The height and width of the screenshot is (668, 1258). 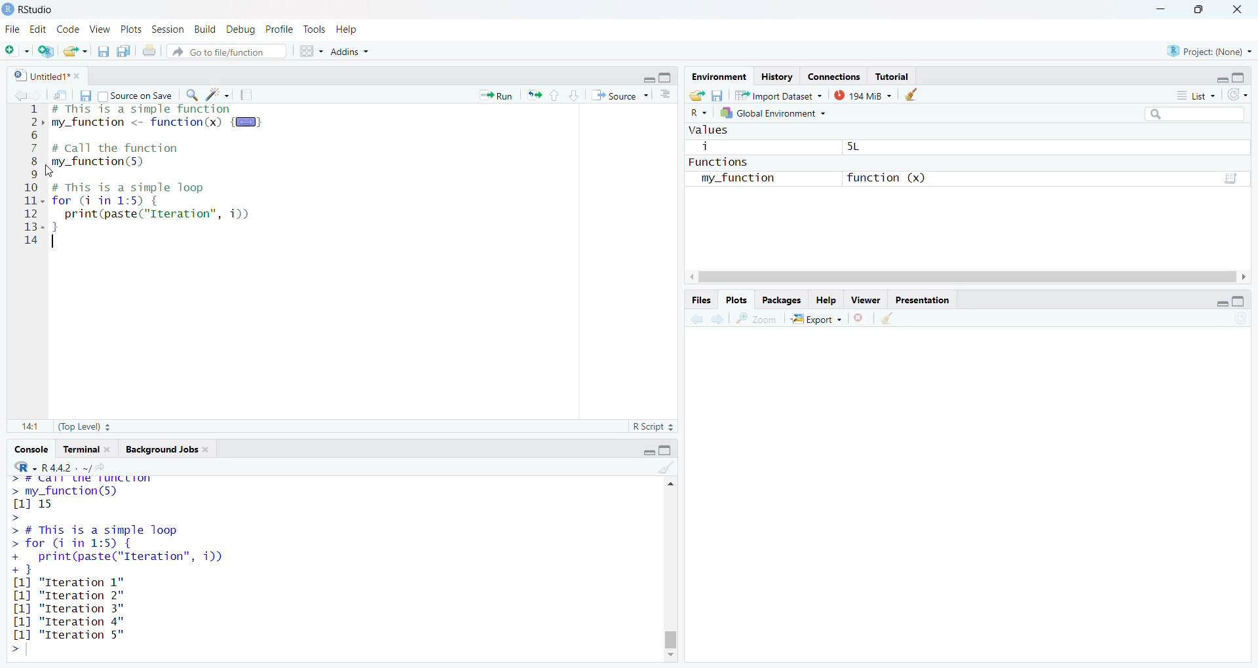 What do you see at coordinates (707, 147) in the screenshot?
I see `i` at bounding box center [707, 147].